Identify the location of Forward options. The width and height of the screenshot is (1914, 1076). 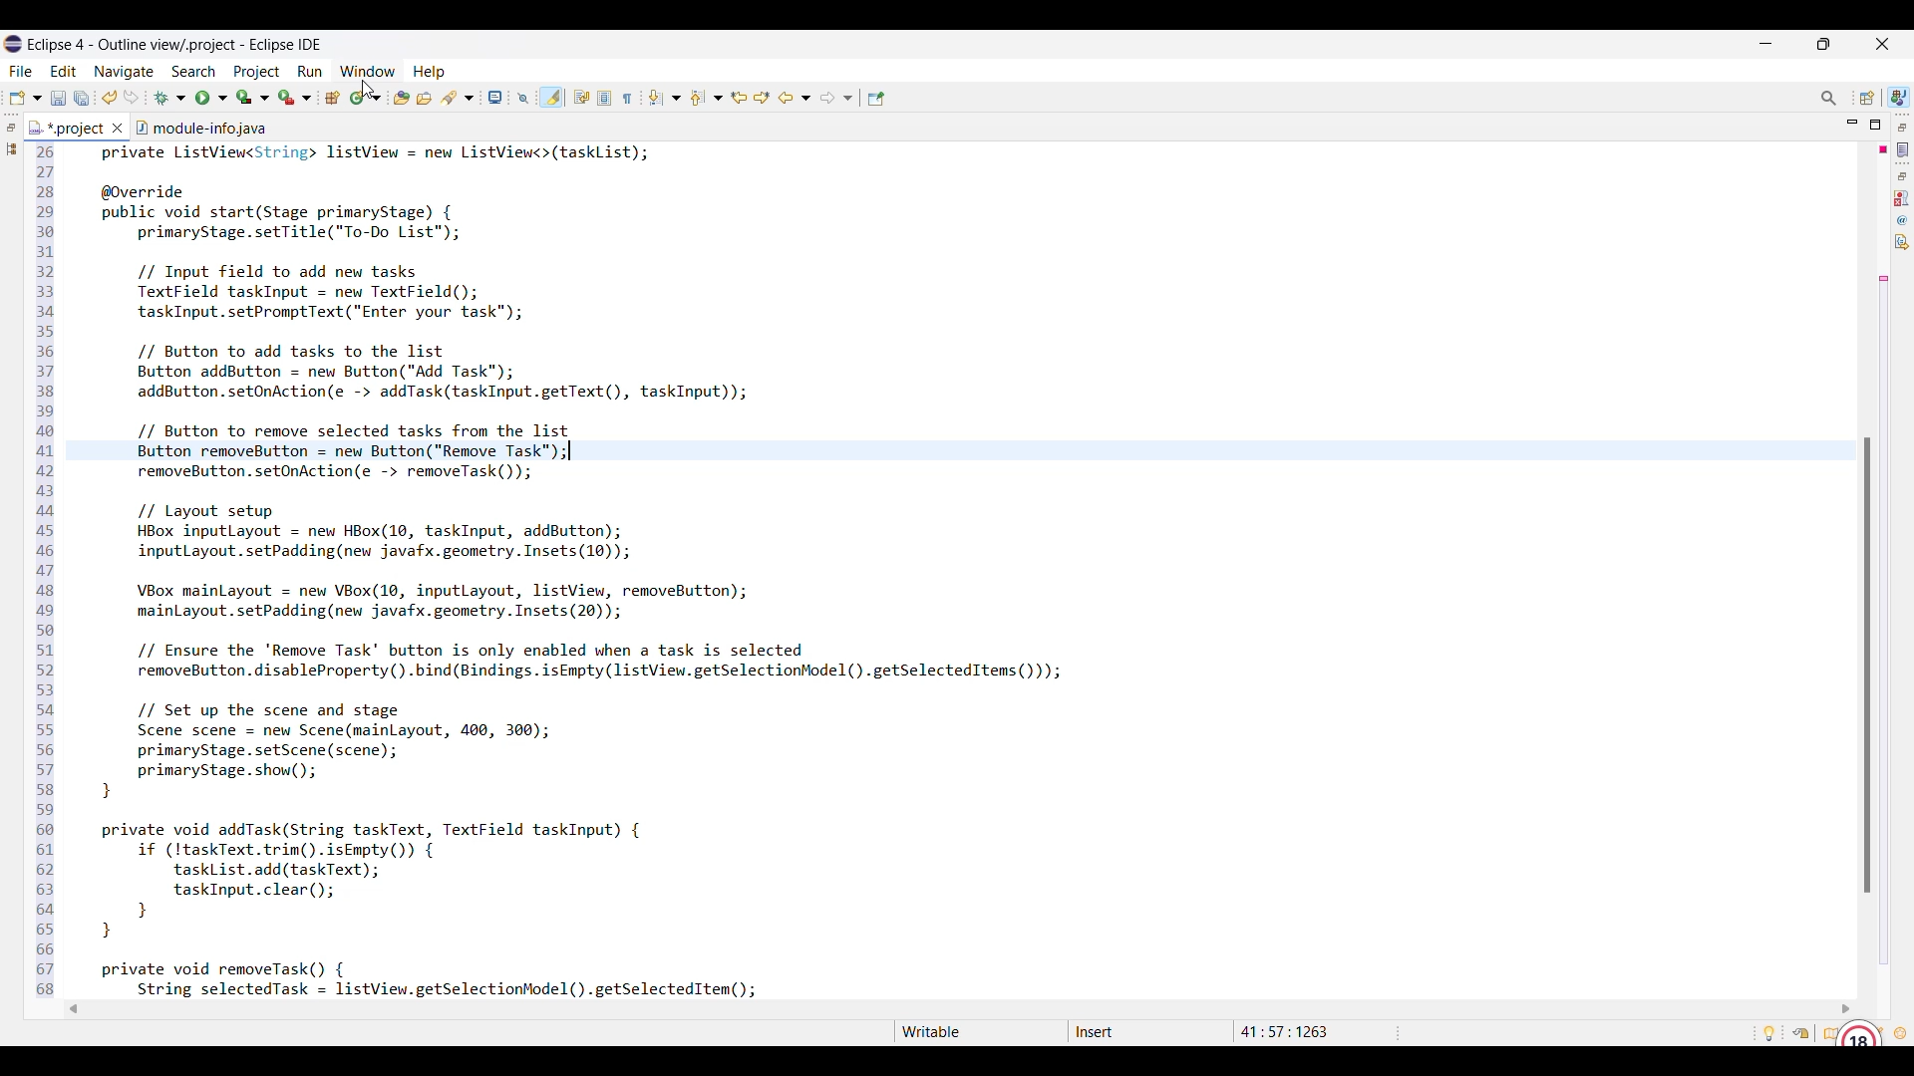
(836, 98).